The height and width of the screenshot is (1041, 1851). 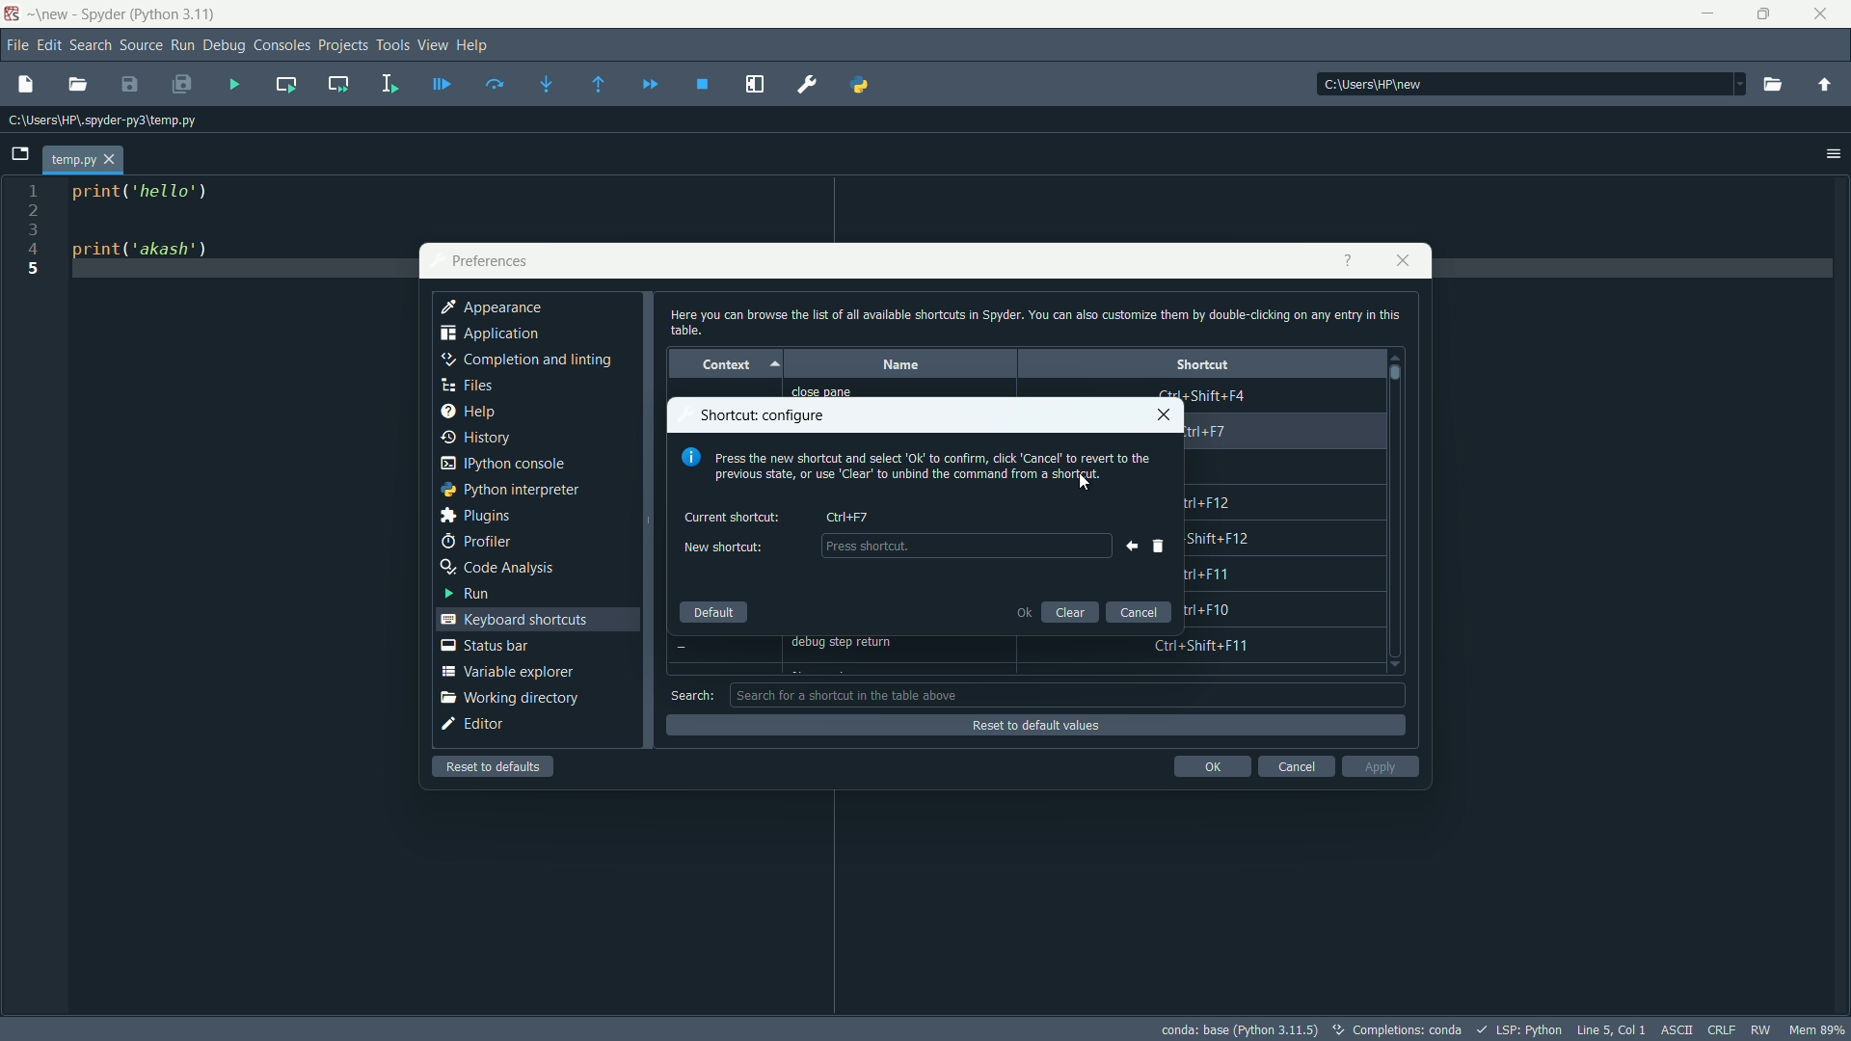 What do you see at coordinates (338, 83) in the screenshot?
I see `run current cell and go to next one` at bounding box center [338, 83].